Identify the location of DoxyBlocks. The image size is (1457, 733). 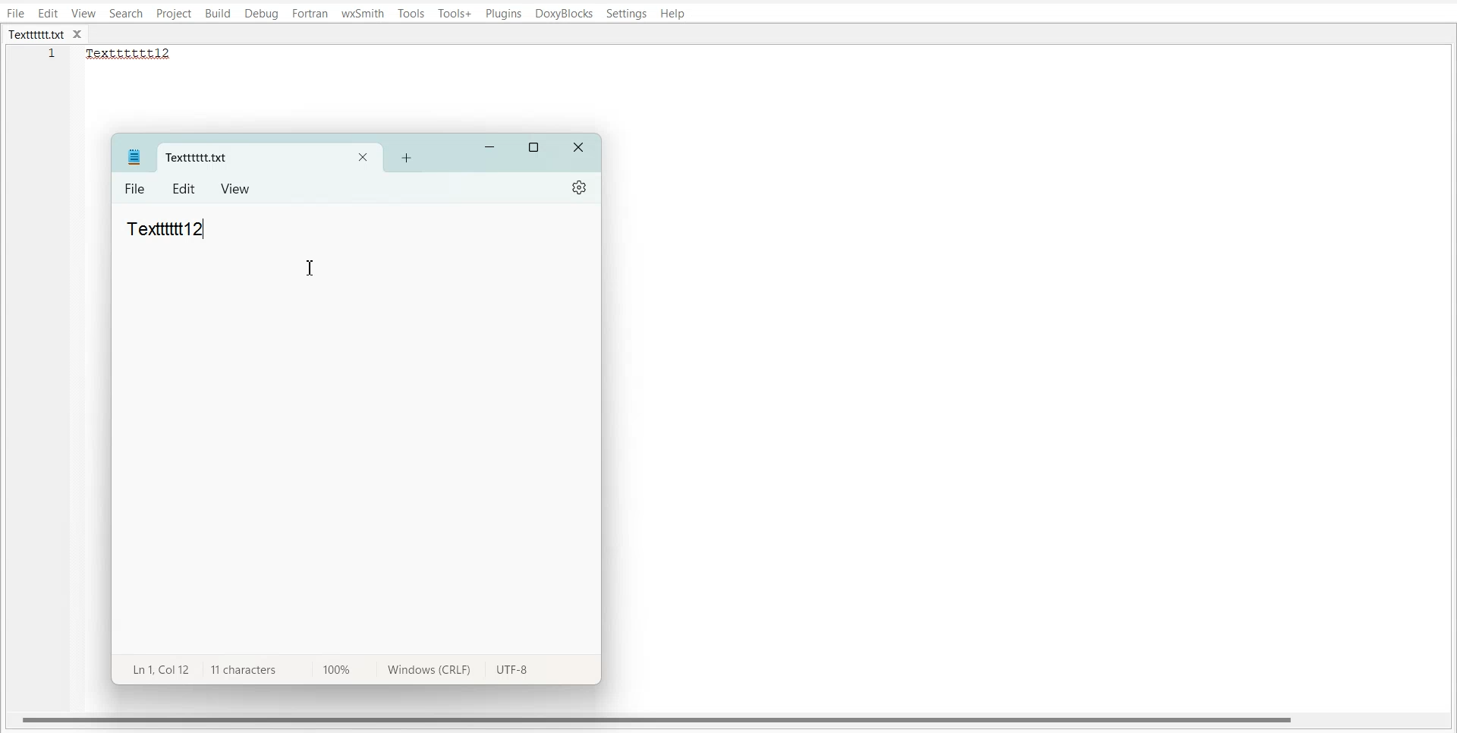
(564, 14).